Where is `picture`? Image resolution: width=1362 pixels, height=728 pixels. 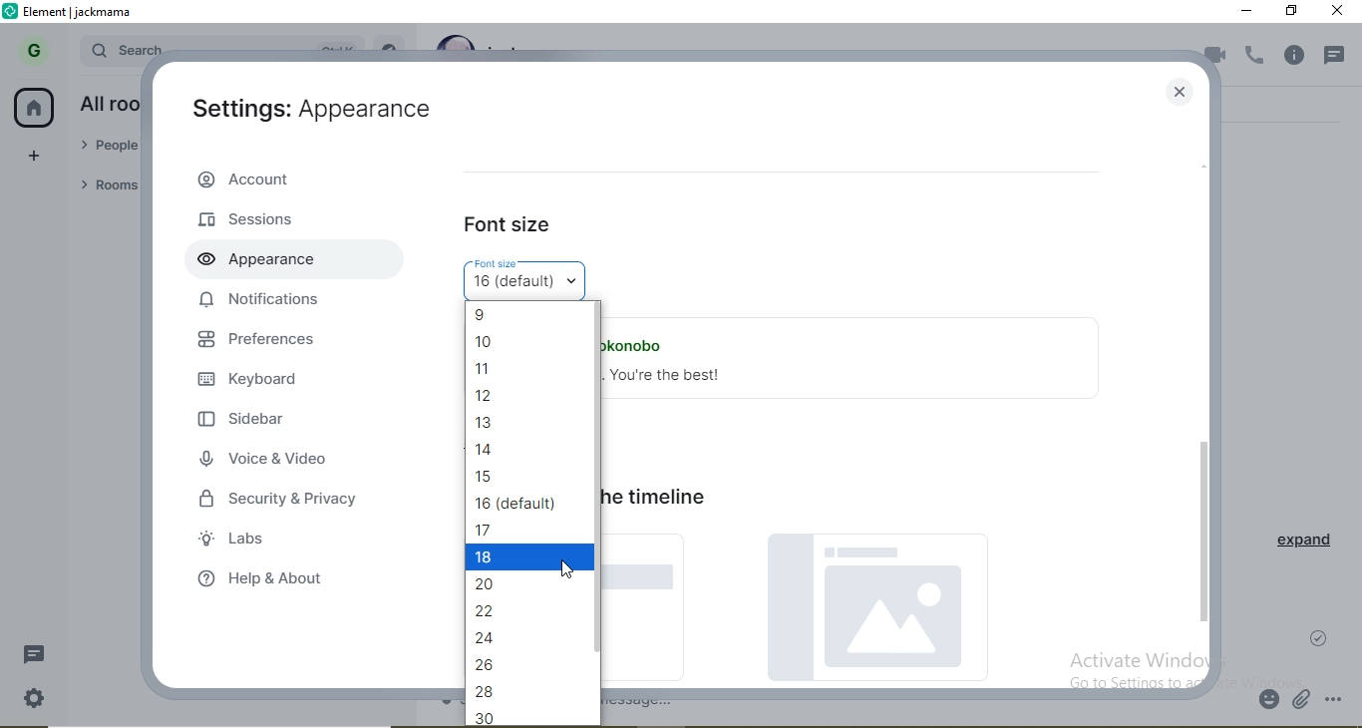
picture is located at coordinates (818, 611).